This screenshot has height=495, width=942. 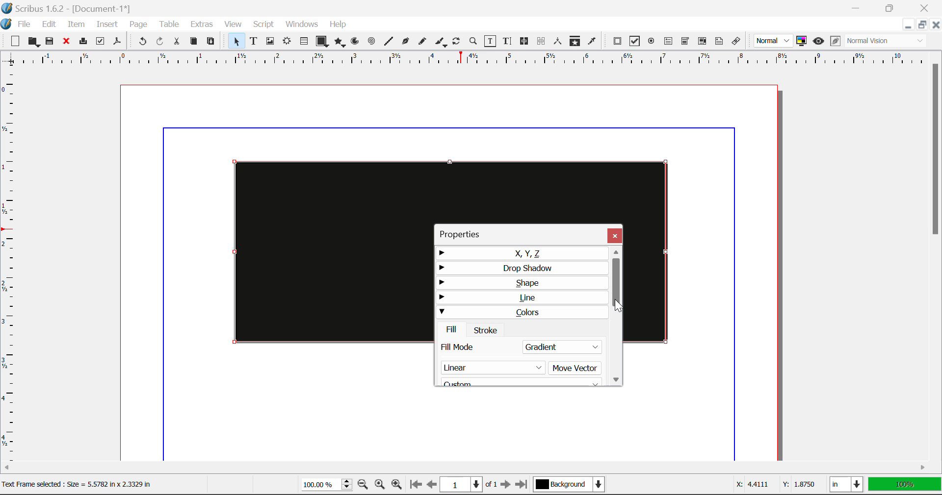 What do you see at coordinates (138, 25) in the screenshot?
I see `Page` at bounding box center [138, 25].